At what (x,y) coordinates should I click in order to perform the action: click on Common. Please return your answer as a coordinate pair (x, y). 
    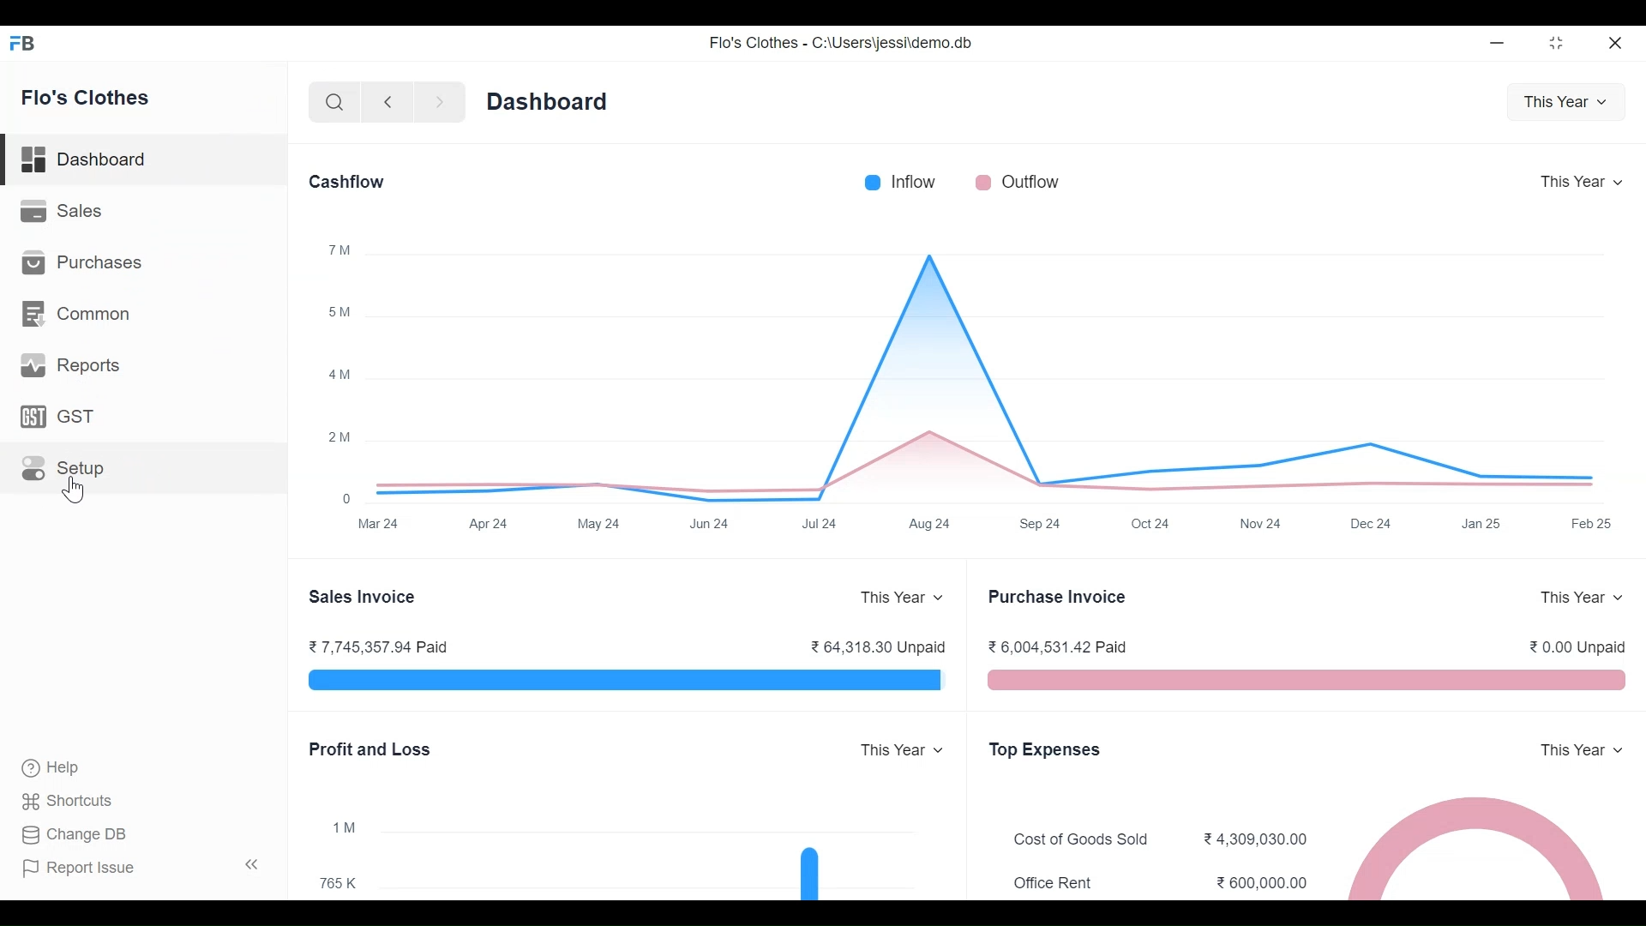
    Looking at the image, I should click on (79, 316).